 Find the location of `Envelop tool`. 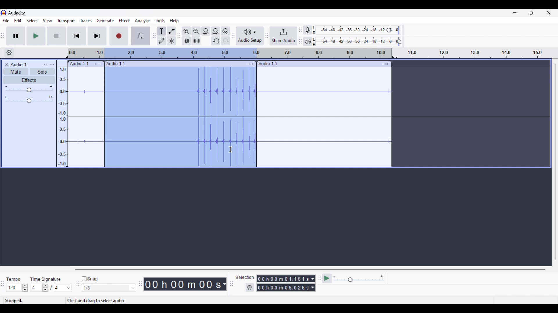

Envelop tool is located at coordinates (171, 31).